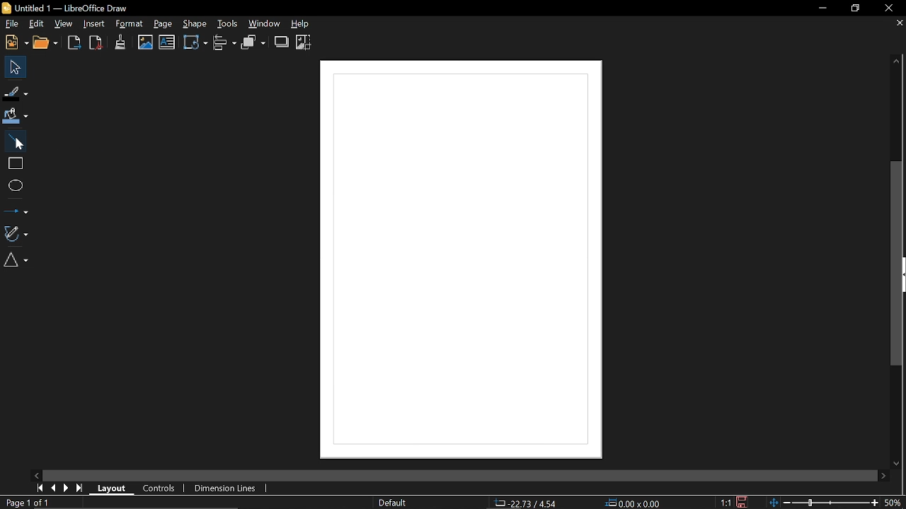 The image size is (906, 509). I want to click on Lines and arrows, so click(16, 209).